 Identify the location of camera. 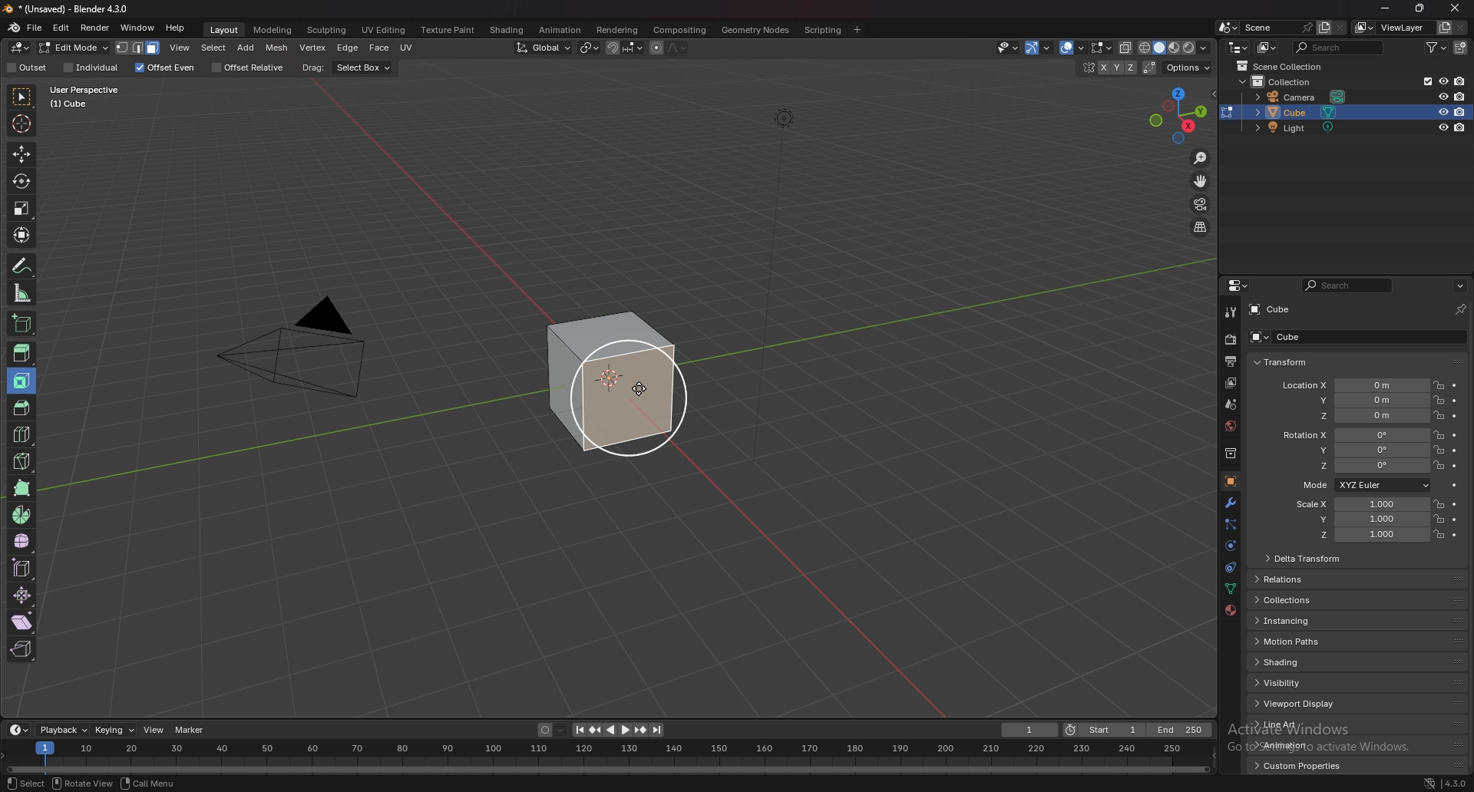
(1302, 97).